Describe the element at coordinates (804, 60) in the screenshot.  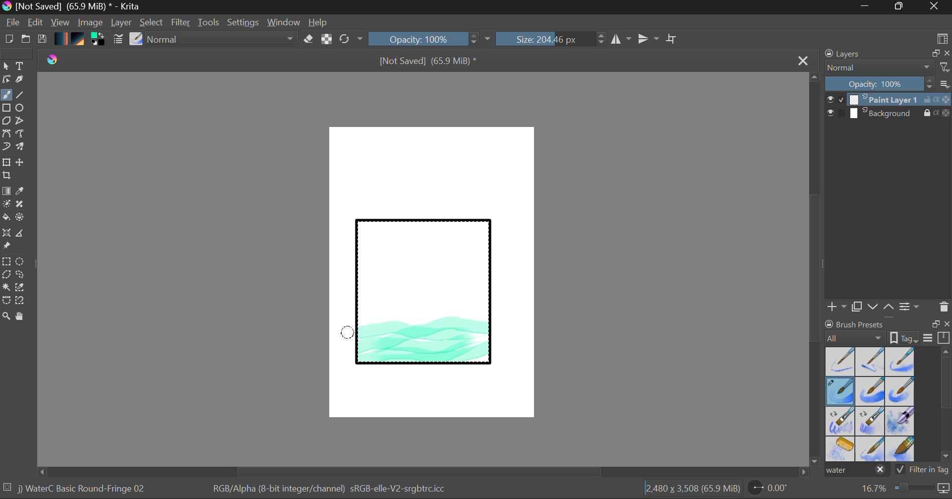
I see `Close` at that location.